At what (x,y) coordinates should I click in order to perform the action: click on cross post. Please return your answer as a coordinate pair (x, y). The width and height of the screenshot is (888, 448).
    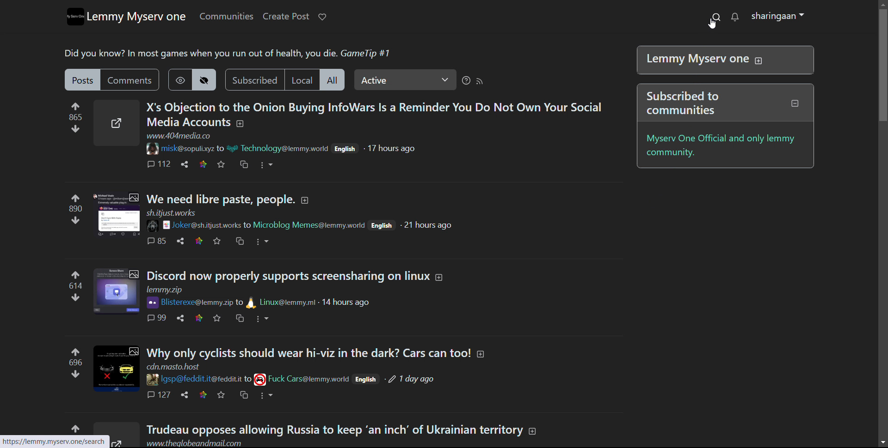
    Looking at the image, I should click on (240, 241).